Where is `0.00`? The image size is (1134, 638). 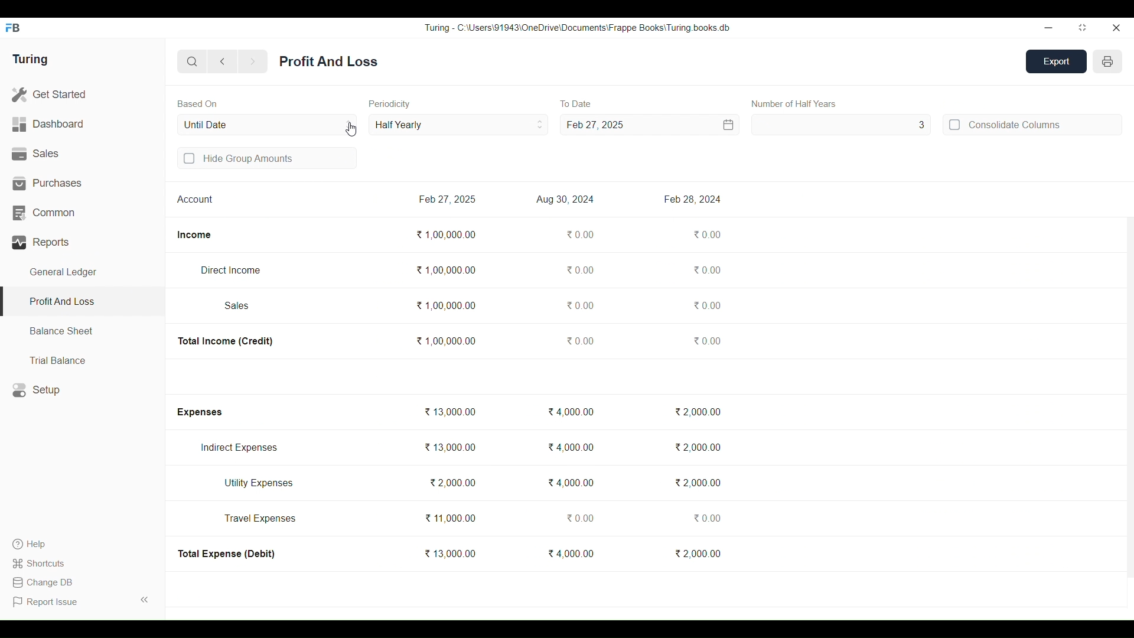 0.00 is located at coordinates (706, 270).